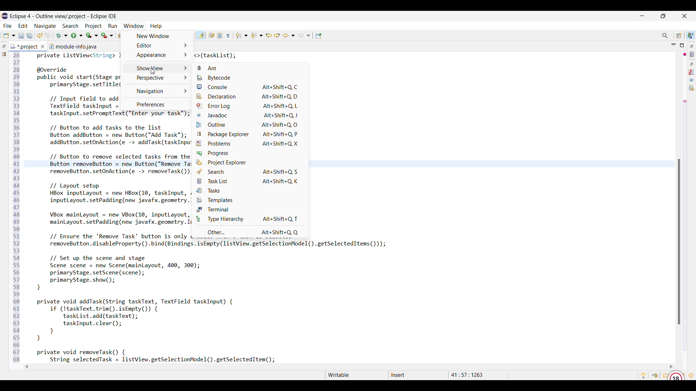  Describe the element at coordinates (250, 190) in the screenshot. I see `Tasks` at that location.